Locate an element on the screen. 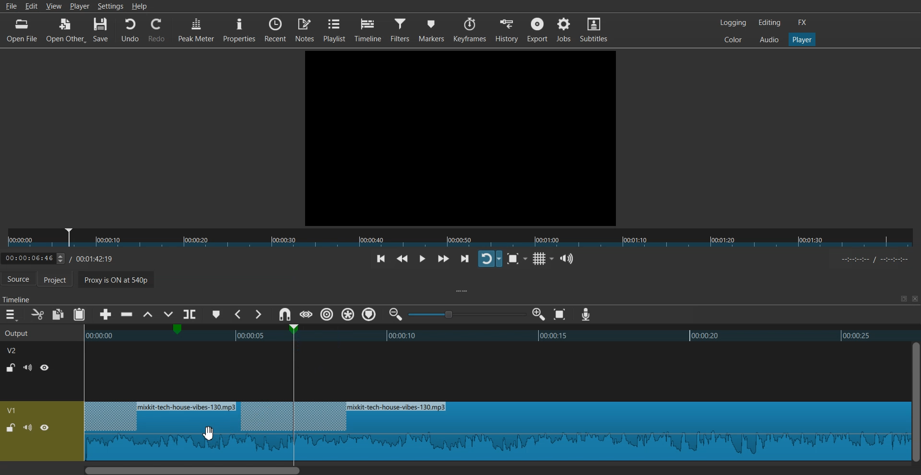 The image size is (921, 475). Proxy is ON at 540p is located at coordinates (186, 281).